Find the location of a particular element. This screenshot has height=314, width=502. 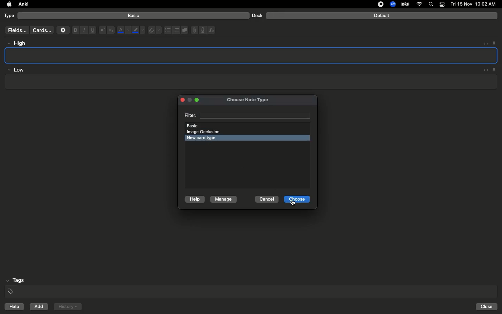

date and time is located at coordinates (475, 4).